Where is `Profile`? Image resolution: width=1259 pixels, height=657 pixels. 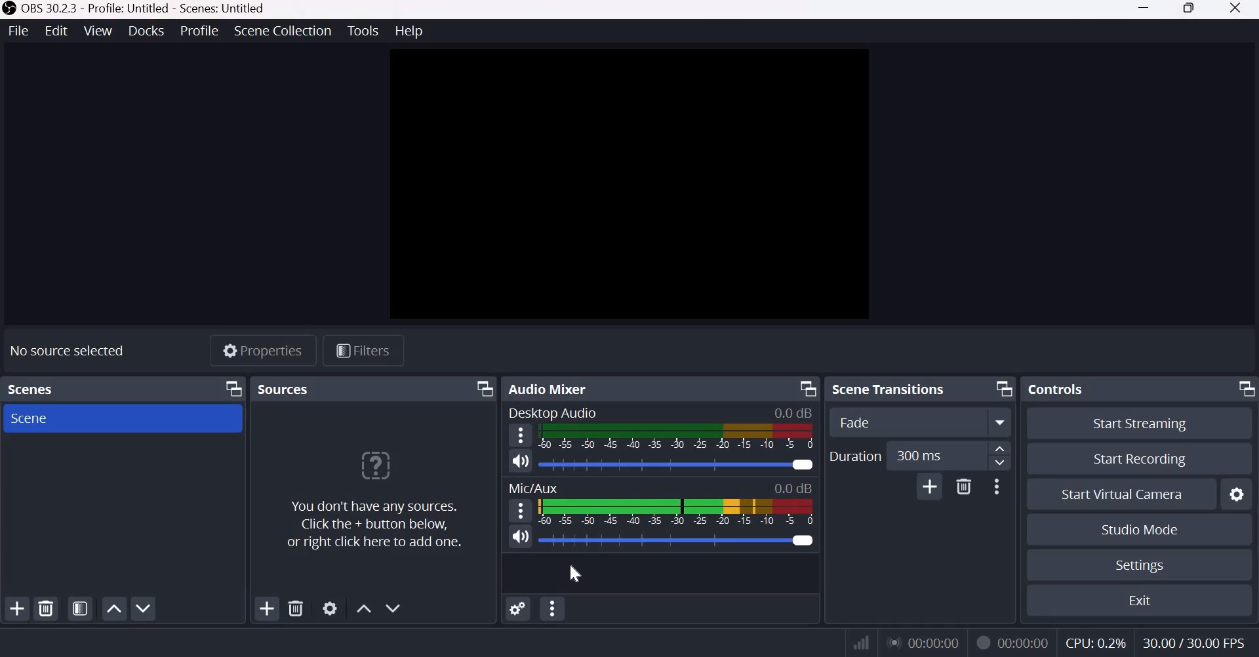
Profile is located at coordinates (203, 30).